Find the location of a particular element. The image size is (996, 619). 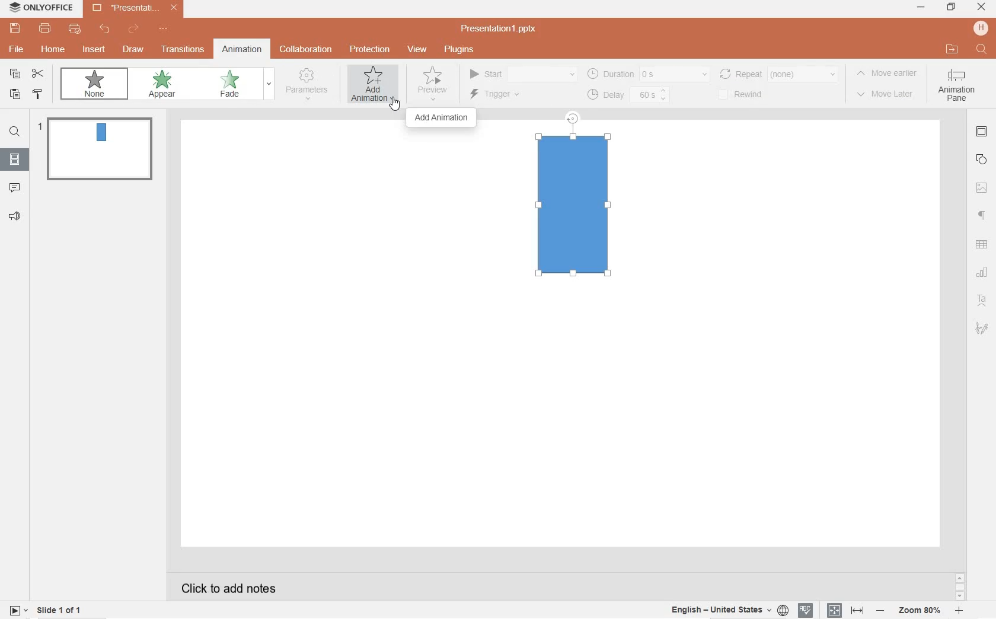

slide 1 is located at coordinates (98, 148).